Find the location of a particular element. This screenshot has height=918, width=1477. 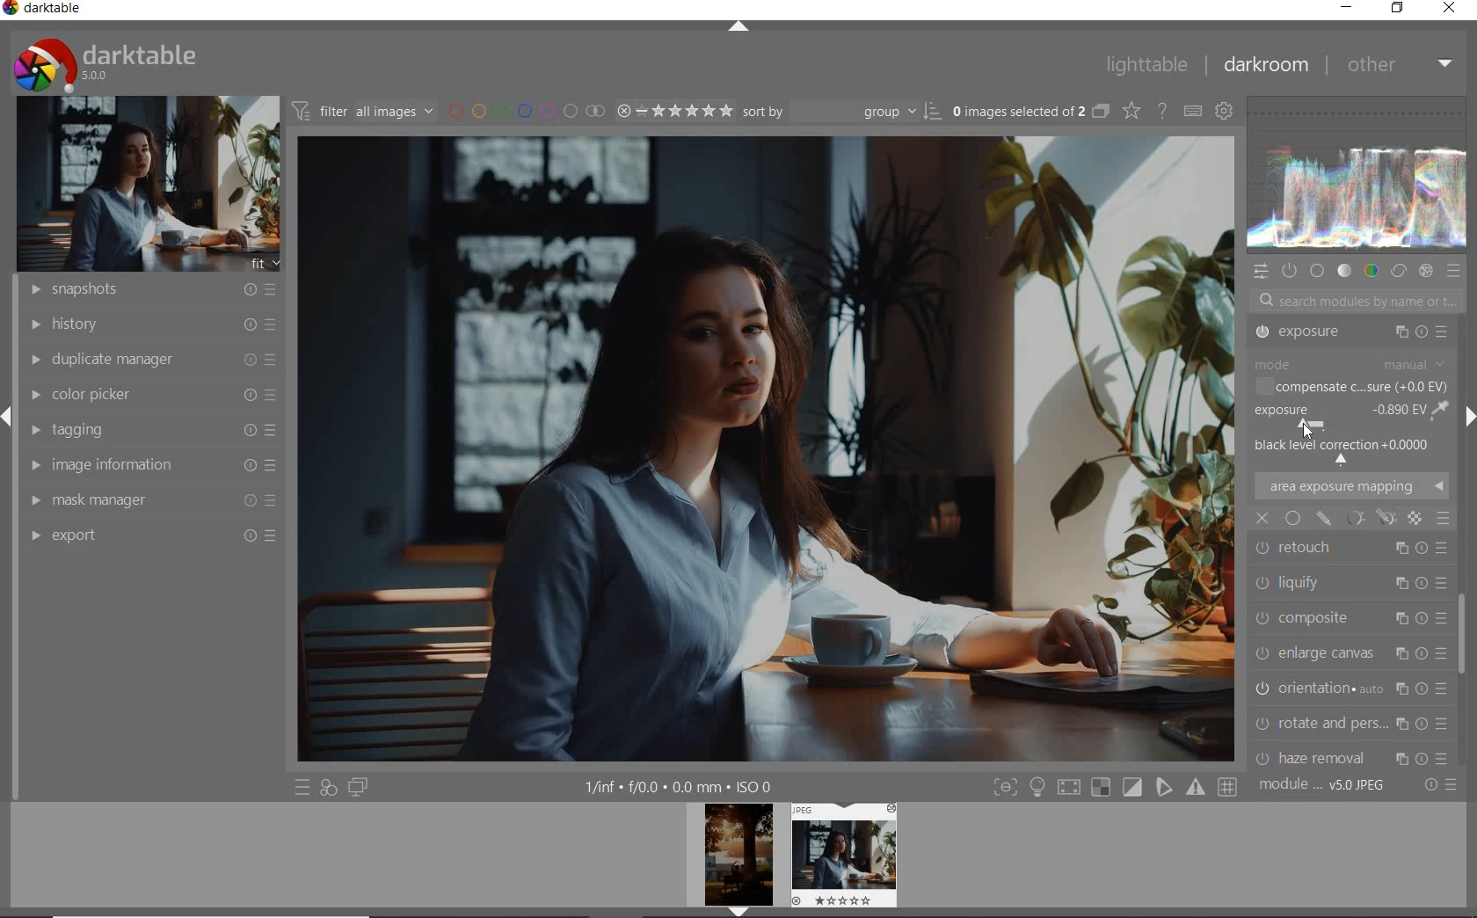

EFFECT is located at coordinates (1425, 271).